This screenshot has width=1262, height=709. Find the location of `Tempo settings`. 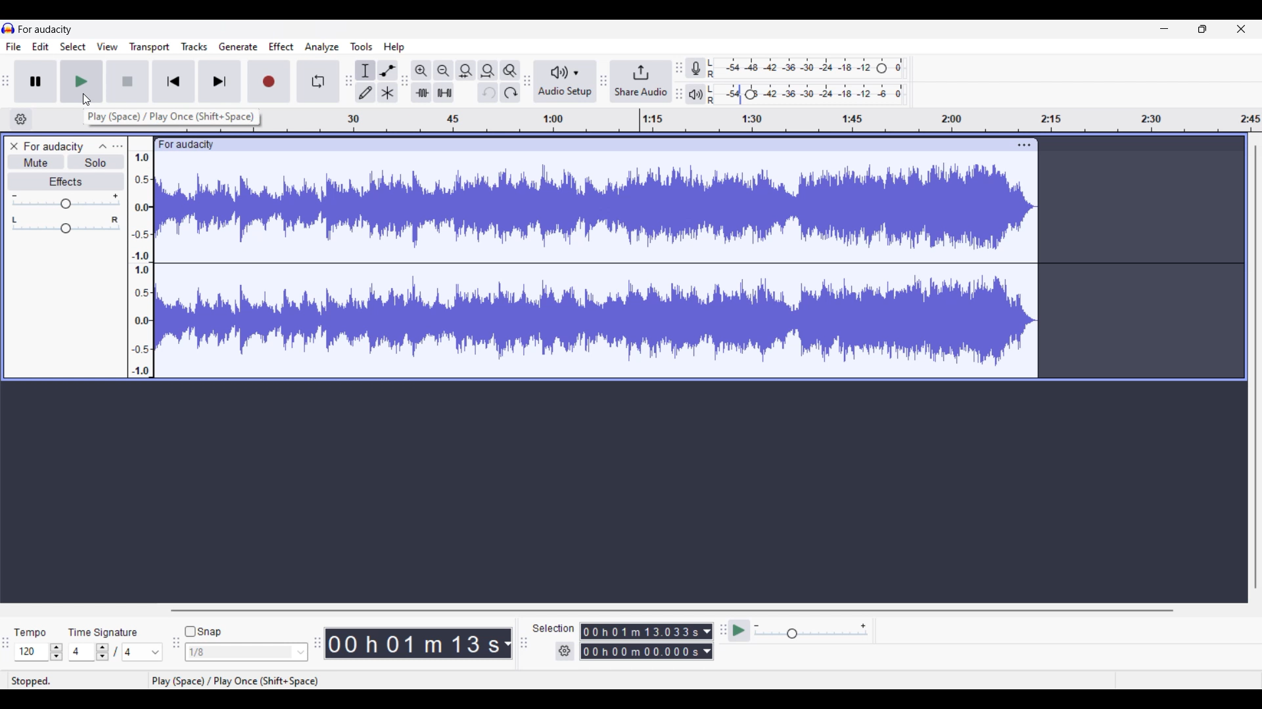

Tempo settings is located at coordinates (38, 652).